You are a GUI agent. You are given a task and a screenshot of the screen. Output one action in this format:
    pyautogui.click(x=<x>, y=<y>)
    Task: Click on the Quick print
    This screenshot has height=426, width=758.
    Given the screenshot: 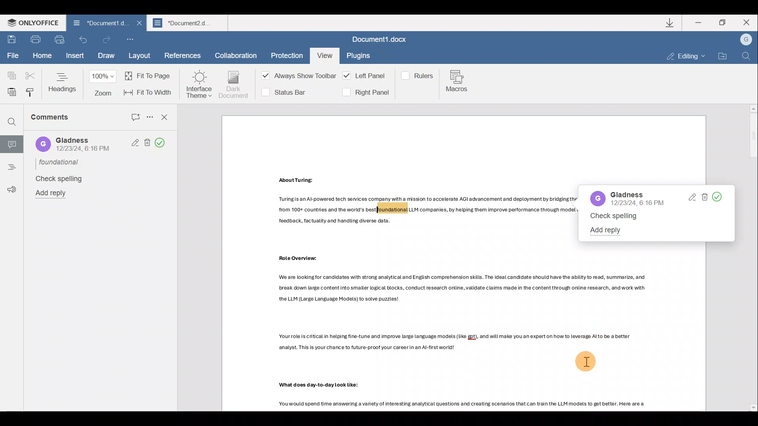 What is the action you would take?
    pyautogui.click(x=62, y=40)
    